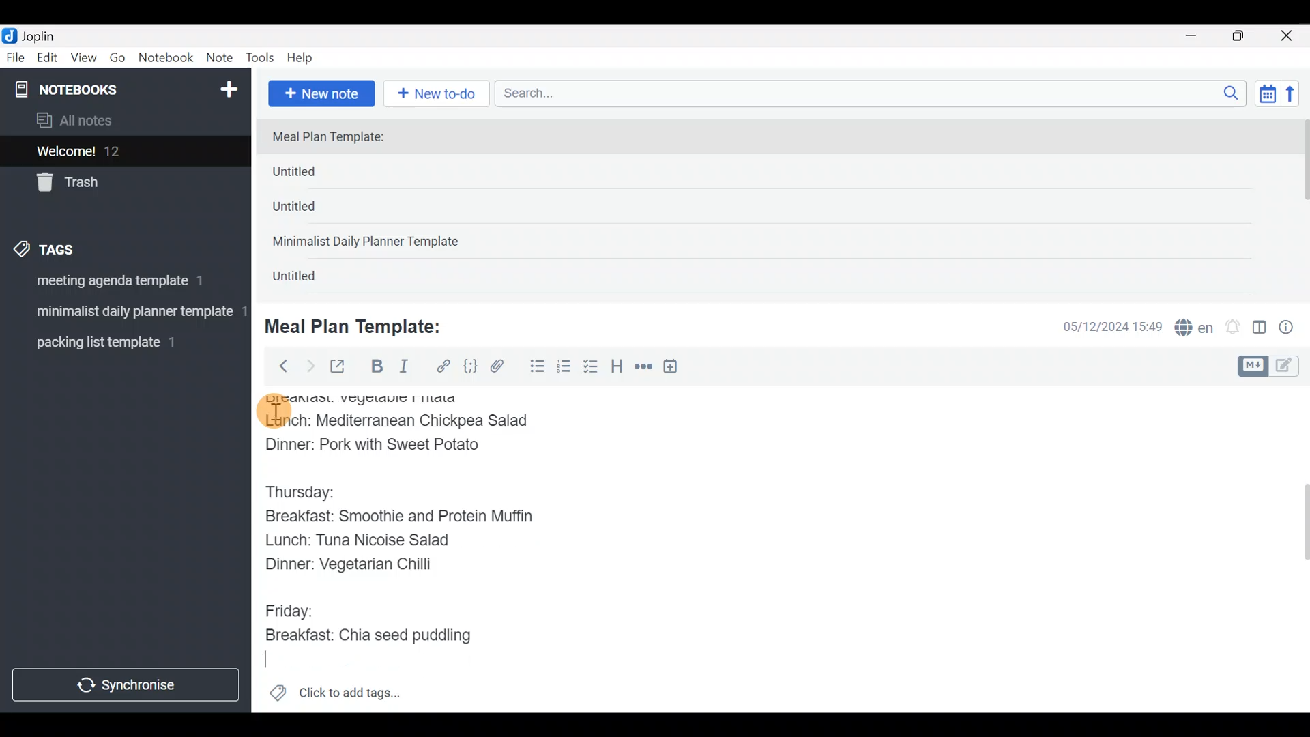 Image resolution: width=1310 pixels, height=737 pixels. I want to click on Dinner: Pork with Sweet Potato, so click(388, 445).